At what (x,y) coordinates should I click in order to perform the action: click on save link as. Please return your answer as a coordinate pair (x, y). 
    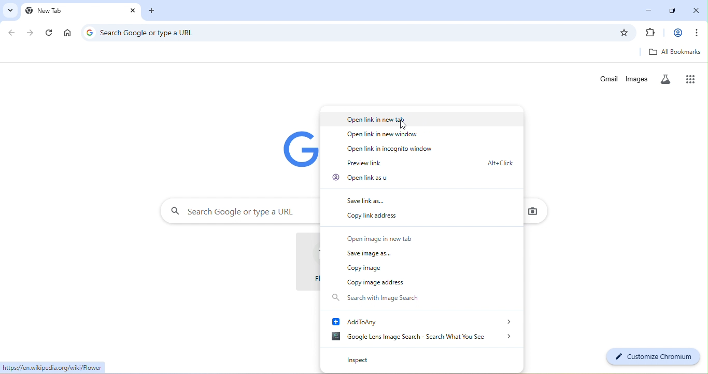
    Looking at the image, I should click on (374, 198).